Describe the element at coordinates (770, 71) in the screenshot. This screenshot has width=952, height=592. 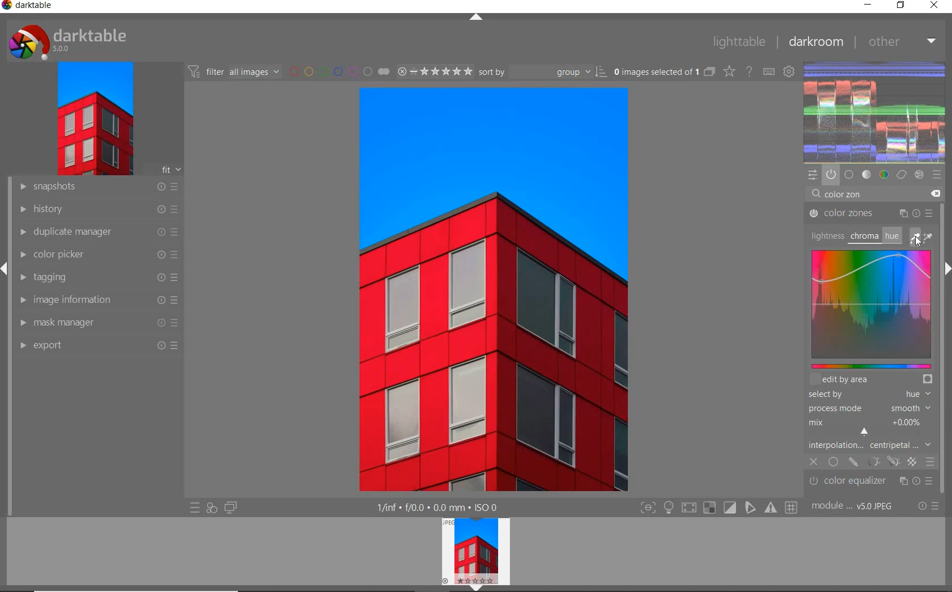
I see `define keyboard shortcuts` at that location.